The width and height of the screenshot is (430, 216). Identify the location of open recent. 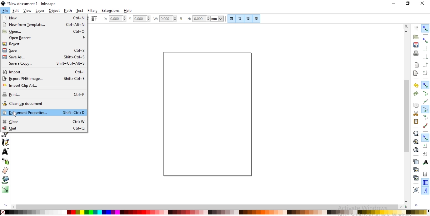
(45, 38).